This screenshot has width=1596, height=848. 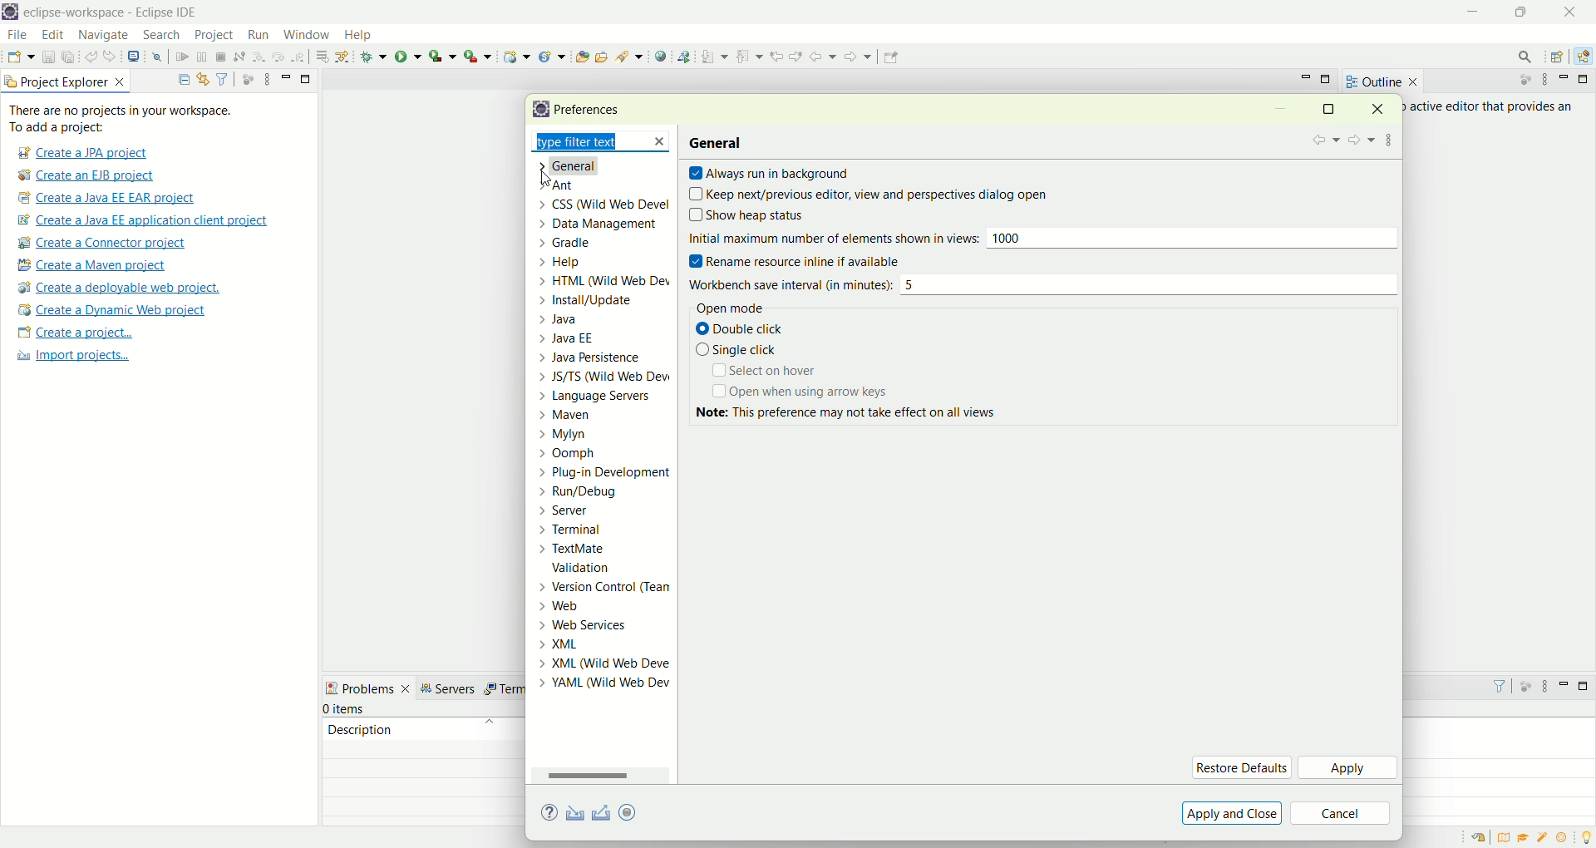 What do you see at coordinates (661, 57) in the screenshot?
I see `open web browser` at bounding box center [661, 57].